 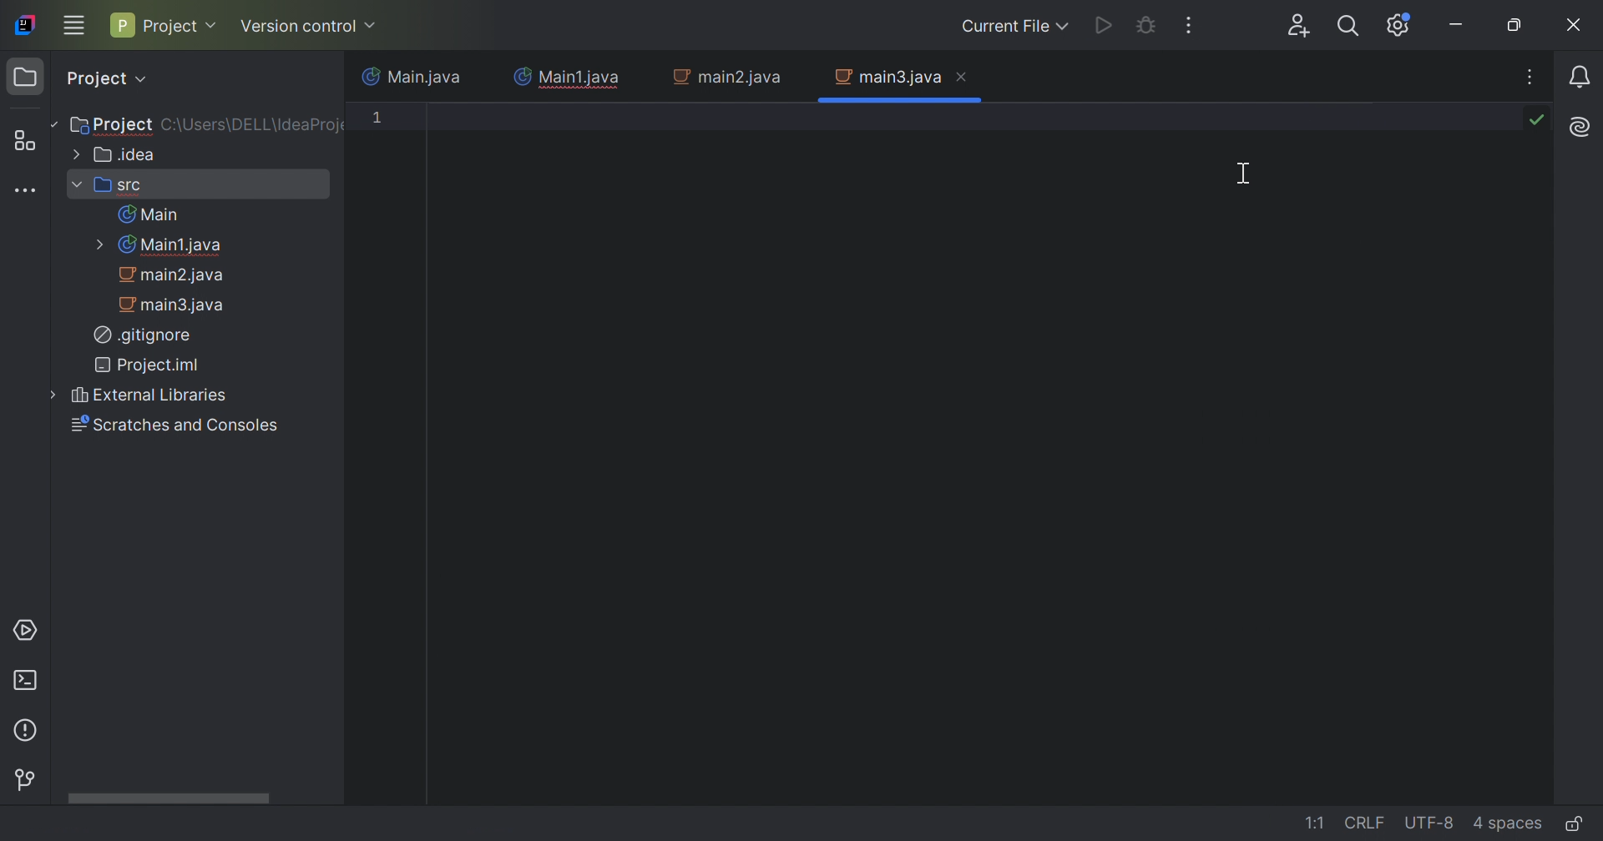 What do you see at coordinates (1018, 27) in the screenshot?
I see `Current File` at bounding box center [1018, 27].